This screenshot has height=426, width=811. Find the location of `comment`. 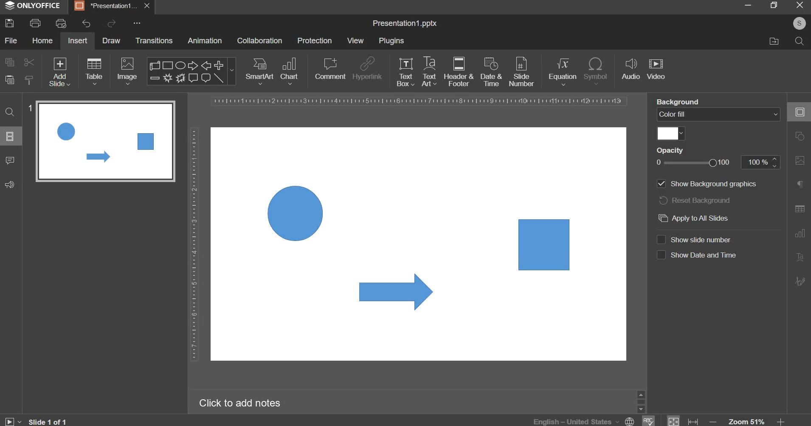

comment is located at coordinates (9, 160).